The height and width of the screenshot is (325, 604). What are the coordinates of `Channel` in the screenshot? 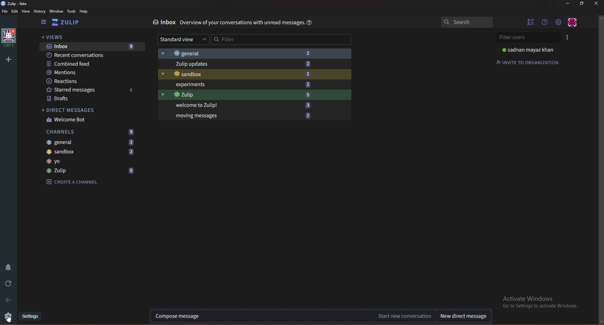 It's located at (93, 161).